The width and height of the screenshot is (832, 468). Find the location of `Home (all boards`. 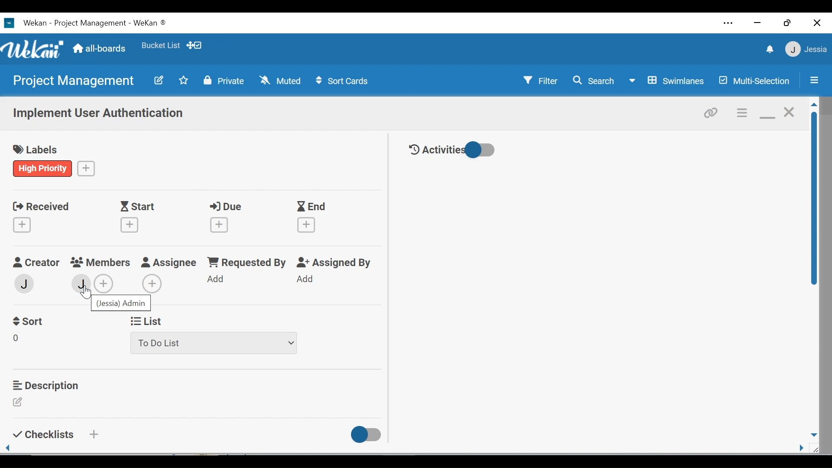

Home (all boards is located at coordinates (100, 48).